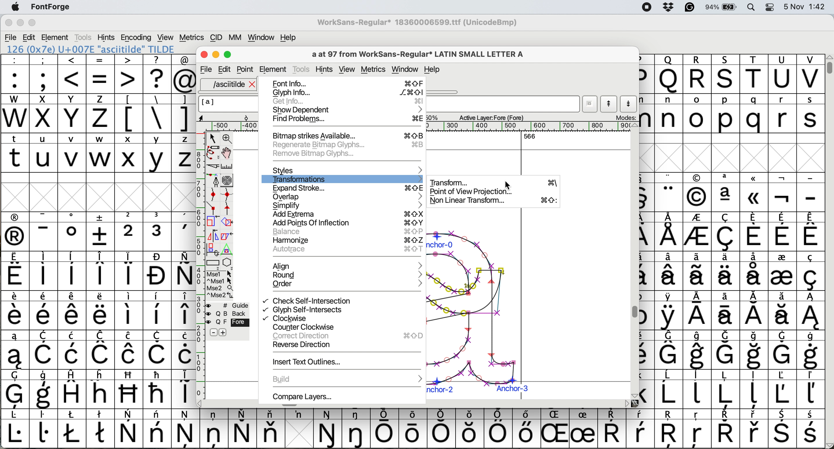 The height and width of the screenshot is (449, 834). Describe the element at coordinates (74, 350) in the screenshot. I see `symbol` at that location.